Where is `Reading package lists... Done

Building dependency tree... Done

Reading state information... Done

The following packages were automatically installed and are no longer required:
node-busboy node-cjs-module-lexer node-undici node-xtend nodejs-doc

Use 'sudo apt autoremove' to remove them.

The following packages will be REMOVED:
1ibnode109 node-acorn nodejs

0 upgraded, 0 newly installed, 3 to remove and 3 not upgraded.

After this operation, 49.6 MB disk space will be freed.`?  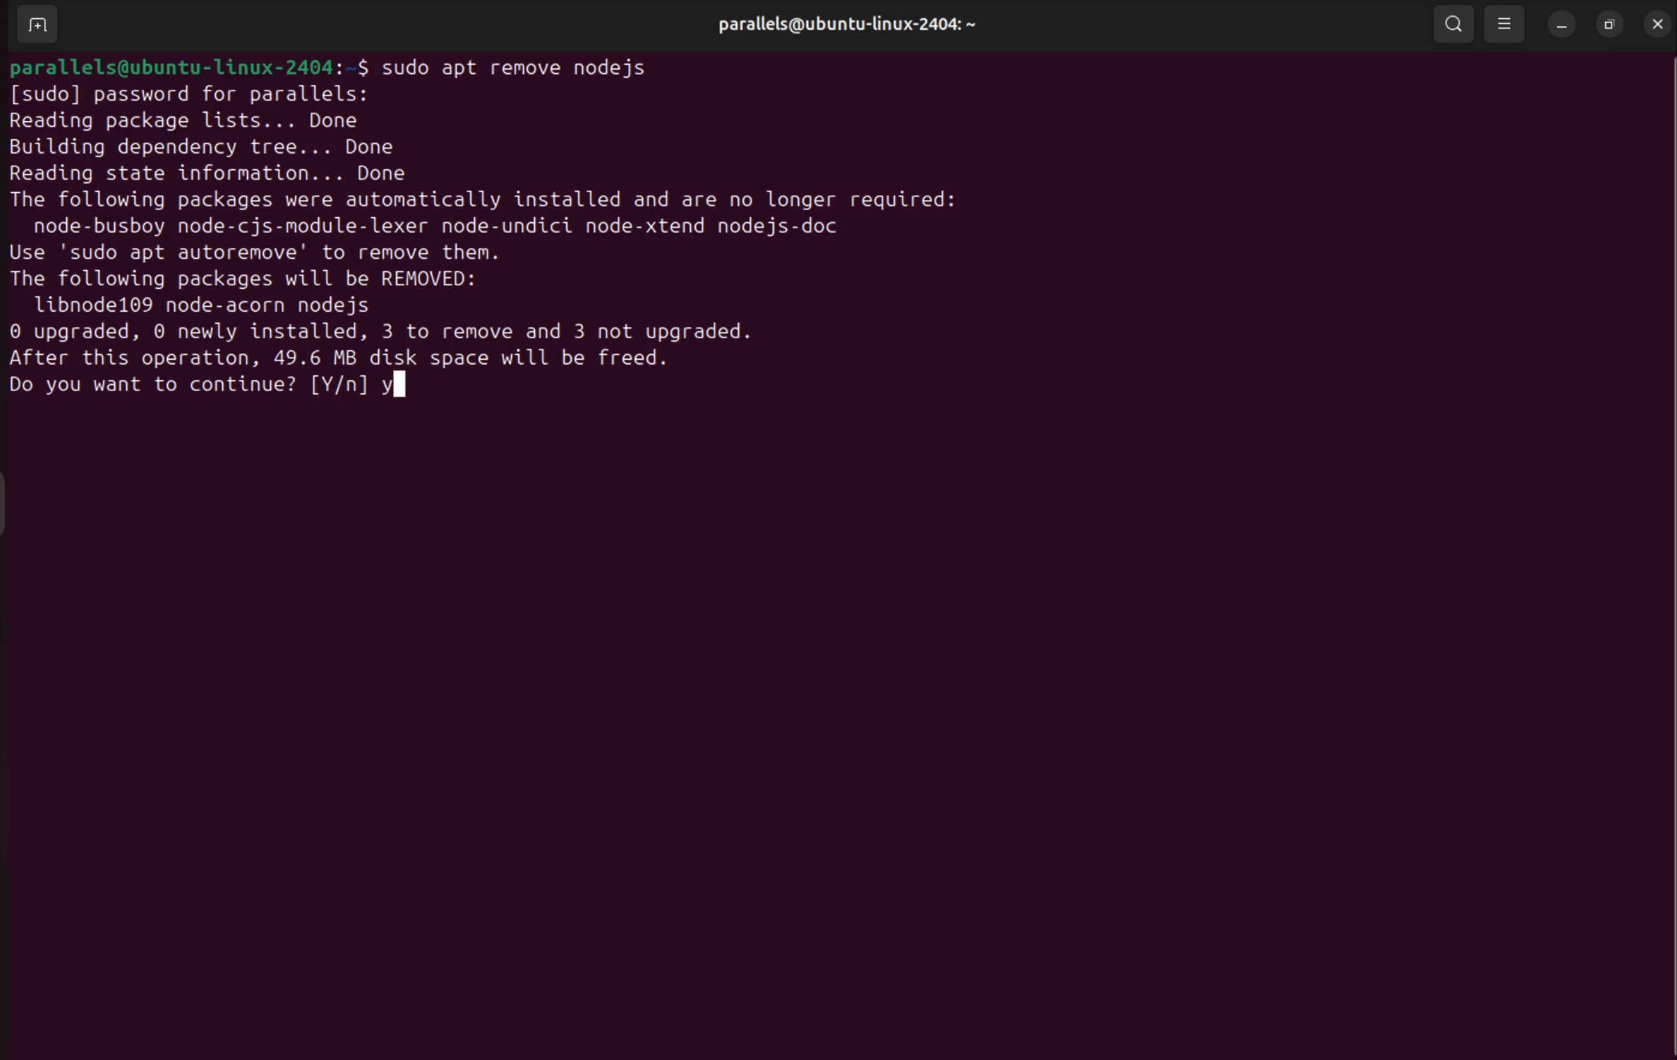 Reading package lists... Done

Building dependency tree... Done

Reading state information... Done

The following packages were automatically installed and are no longer required:
node-busboy node-cjs-module-lexer node-undici node-xtend nodejs-doc

Use 'sudo apt autoremove' to remove them.

The following packages will be REMOVED:
1ibnode109 node-acorn nodejs

0 upgraded, 0 newly installed, 3 to remove and 3 not upgraded.

After this operation, 49.6 MB disk space will be freed. is located at coordinates (483, 238).